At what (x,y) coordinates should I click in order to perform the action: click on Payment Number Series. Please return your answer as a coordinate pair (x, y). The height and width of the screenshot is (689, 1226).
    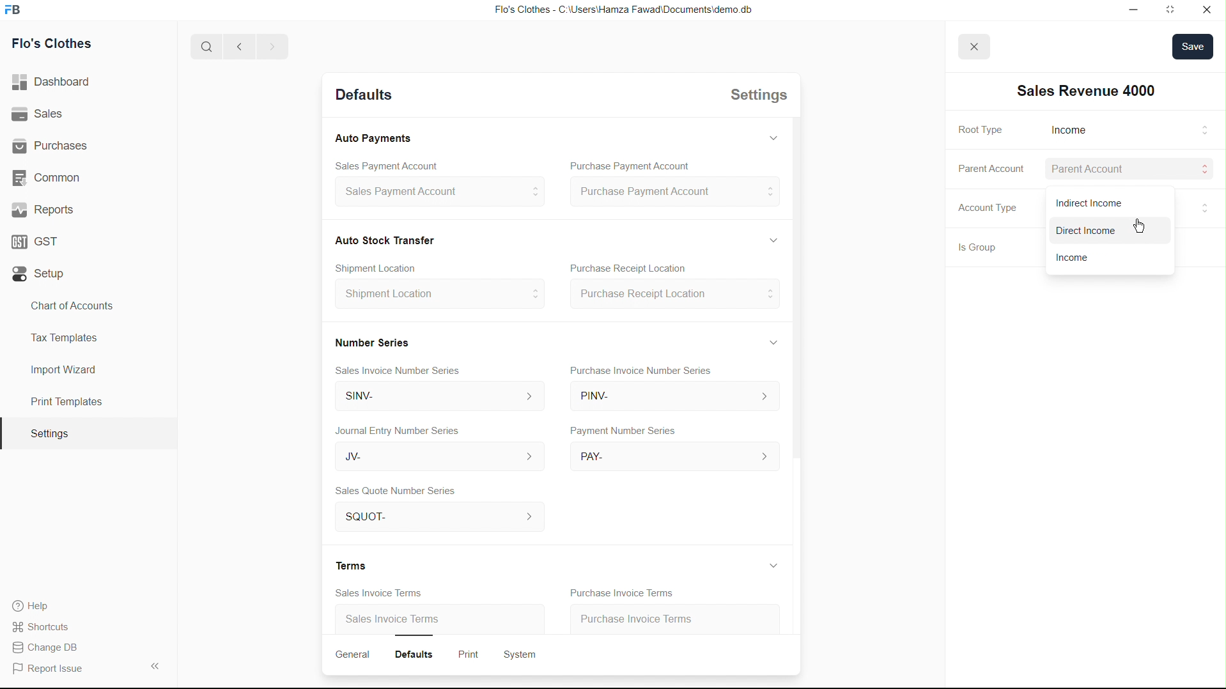
    Looking at the image, I should click on (619, 431).